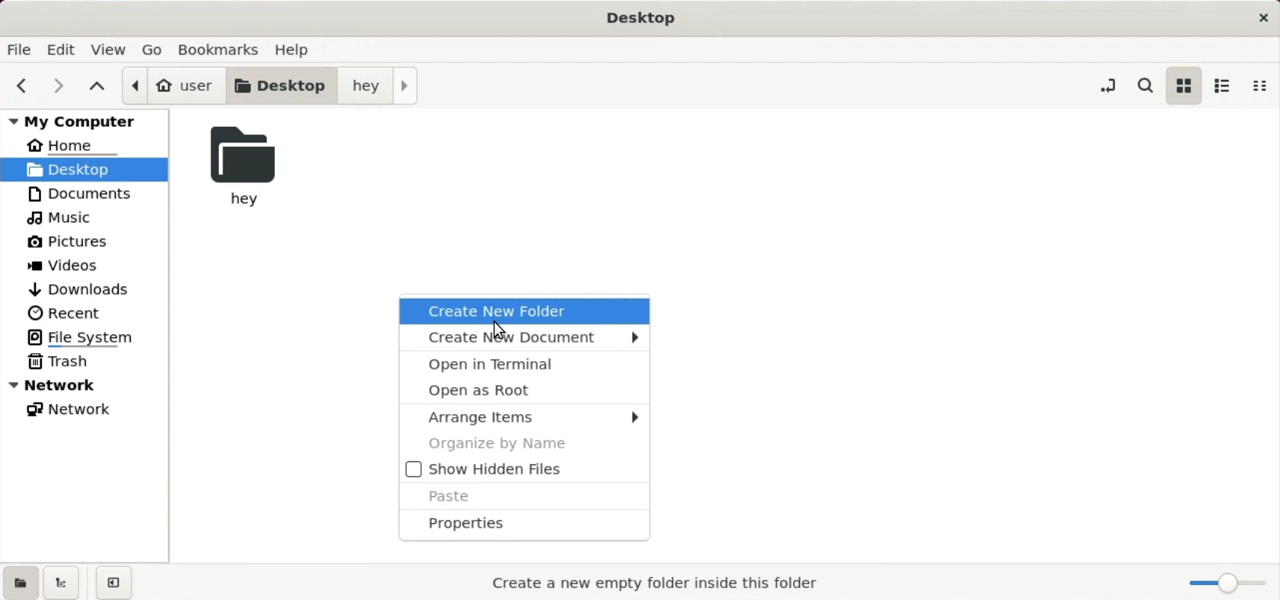 Image resolution: width=1280 pixels, height=600 pixels. Describe the element at coordinates (528, 525) in the screenshot. I see `properties` at that location.